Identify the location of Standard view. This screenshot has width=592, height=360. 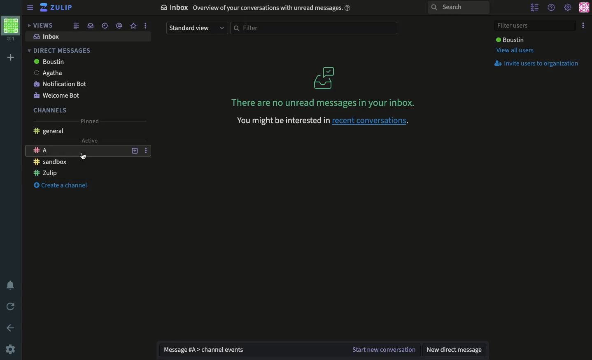
(196, 28).